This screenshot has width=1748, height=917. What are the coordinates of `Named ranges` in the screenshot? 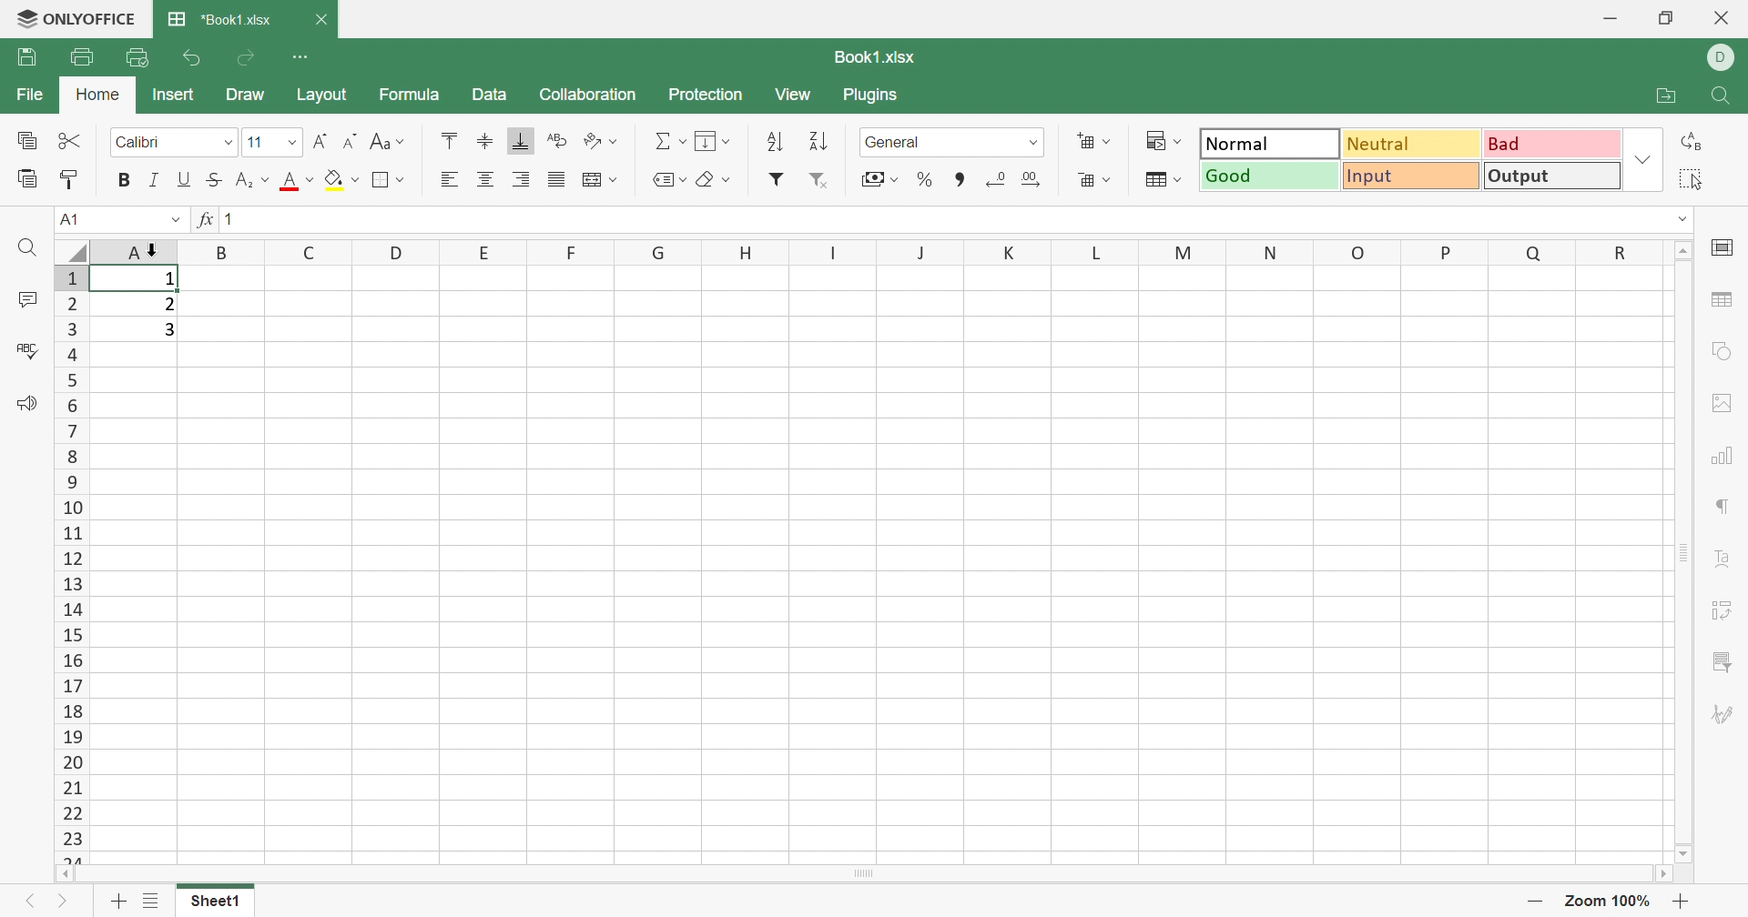 It's located at (666, 179).